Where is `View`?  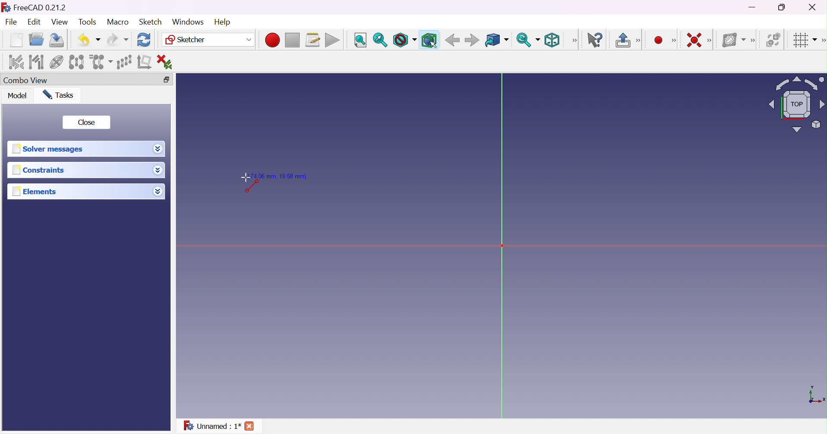 View is located at coordinates (60, 22).